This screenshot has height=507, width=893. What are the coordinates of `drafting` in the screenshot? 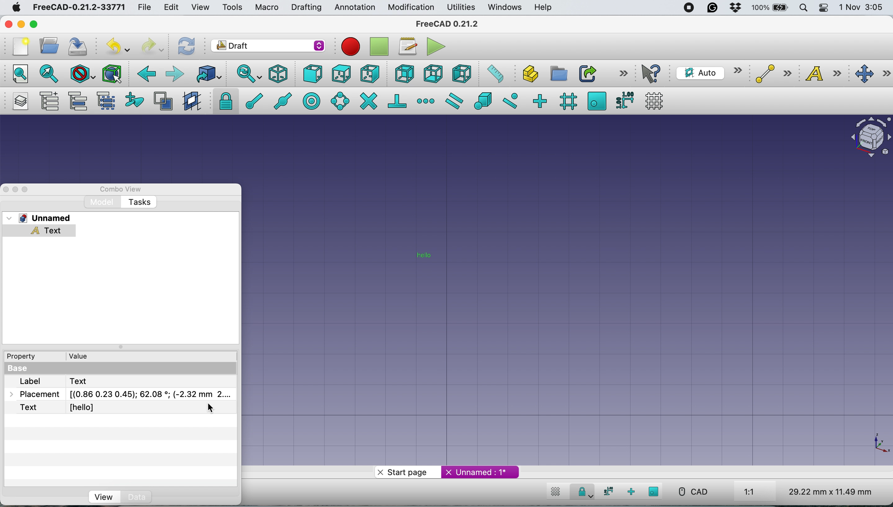 It's located at (305, 8).